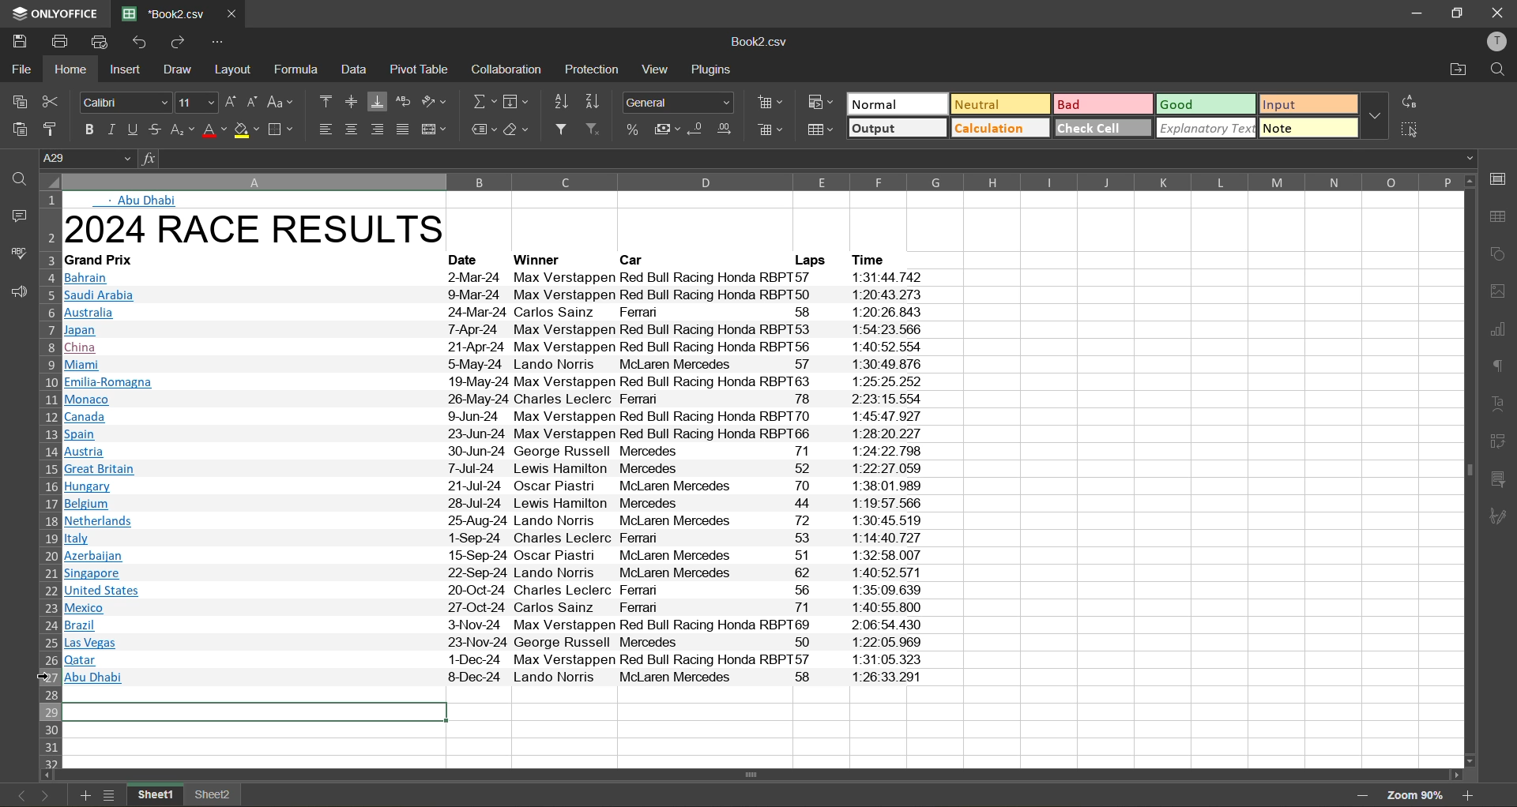 The width and height of the screenshot is (1517, 807). Describe the element at coordinates (184, 794) in the screenshot. I see `sheet names` at that location.